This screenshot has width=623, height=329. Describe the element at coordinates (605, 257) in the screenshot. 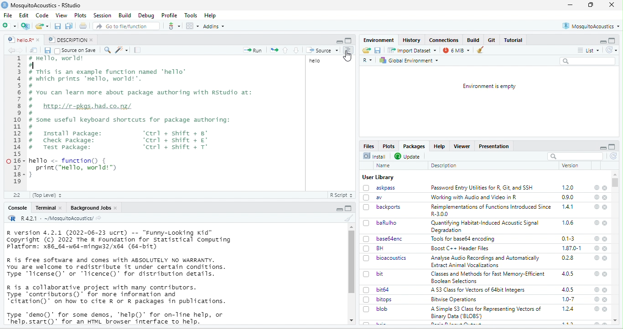

I see `close` at that location.